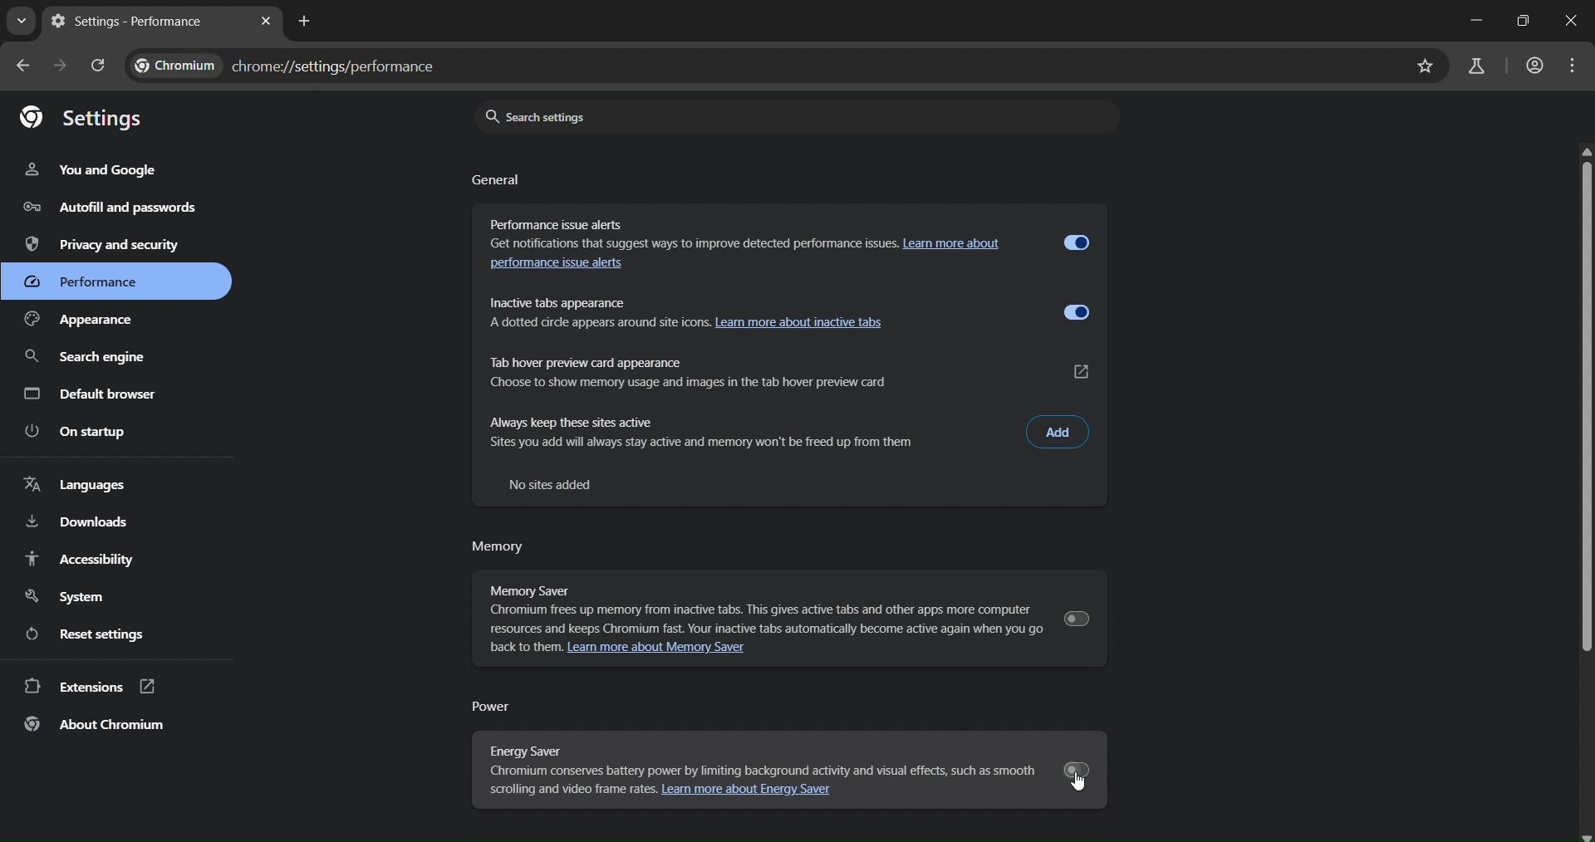 This screenshot has height=842, width=1595. Describe the element at coordinates (92, 633) in the screenshot. I see `reset settings` at that location.